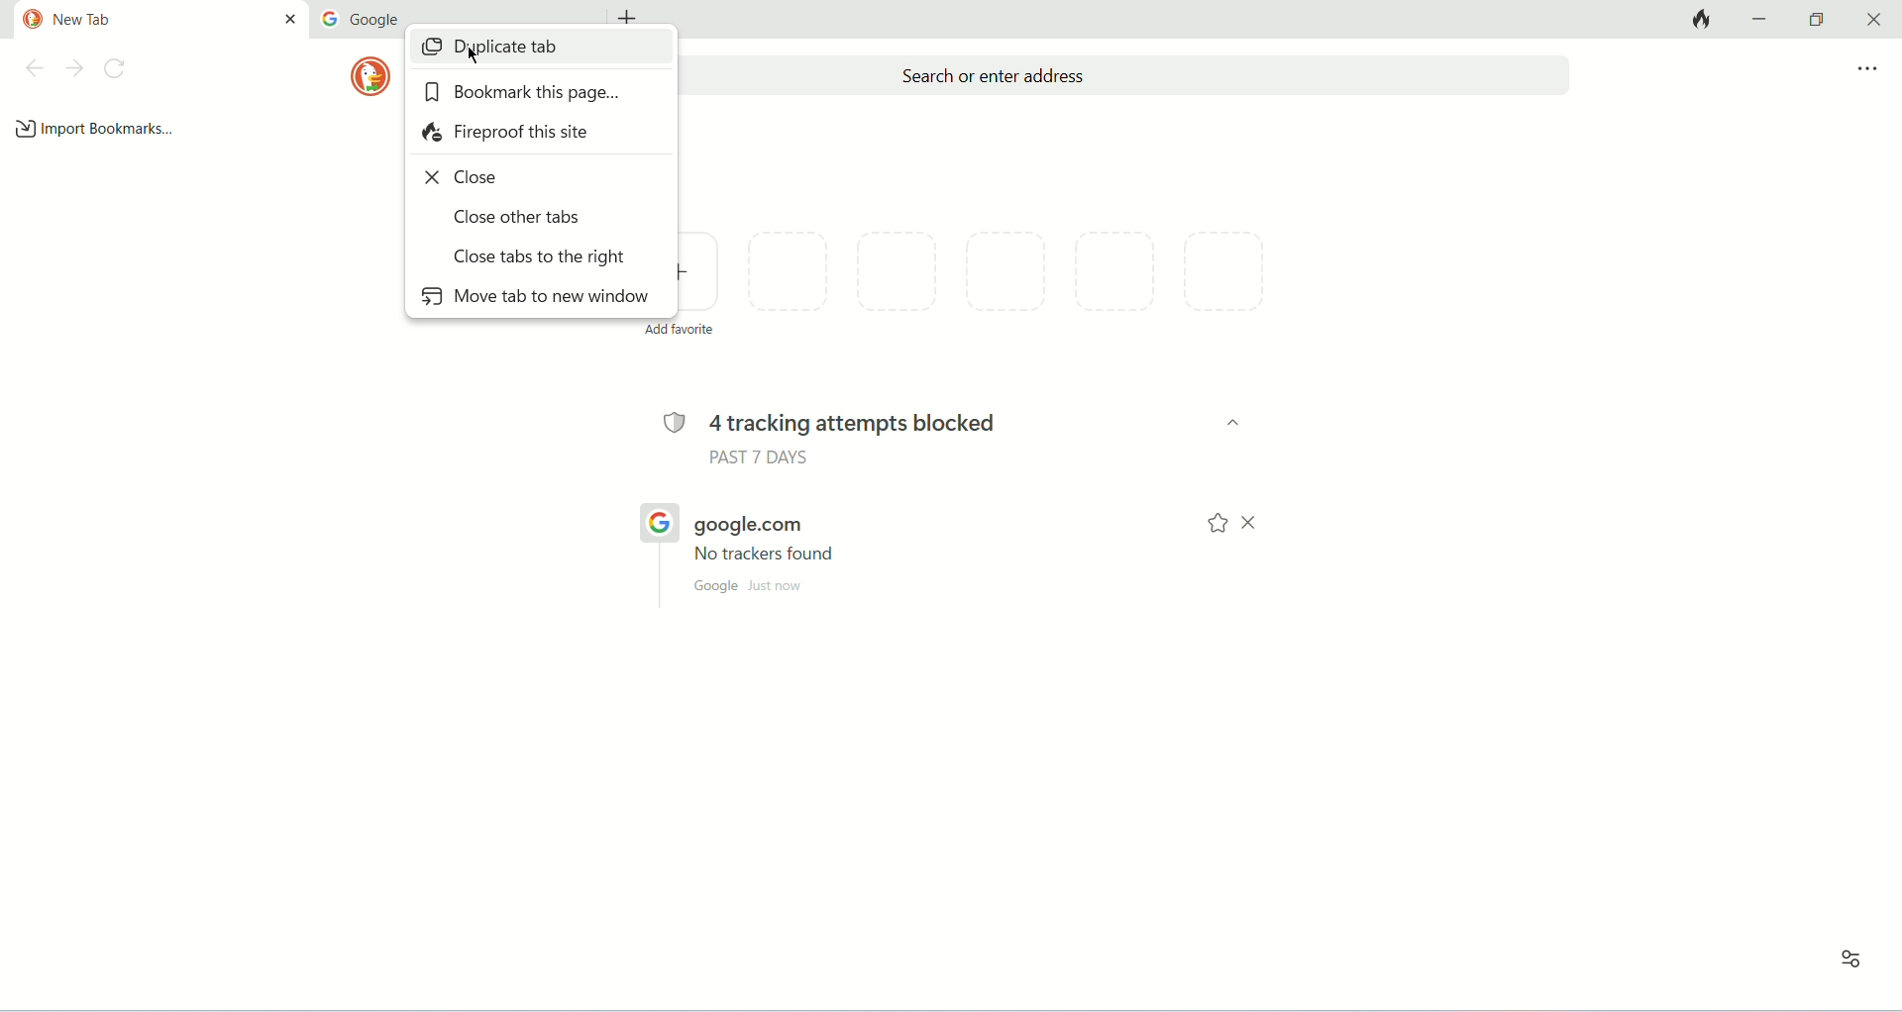  I want to click on next, so click(72, 69).